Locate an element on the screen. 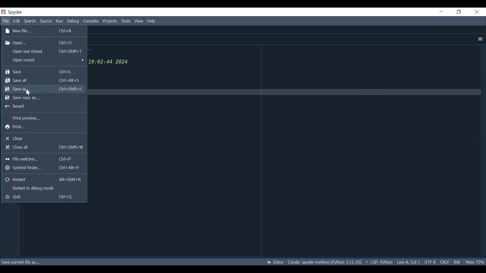 Image resolution: width=486 pixels, height=273 pixels. Restart in debug mode is located at coordinates (44, 188).